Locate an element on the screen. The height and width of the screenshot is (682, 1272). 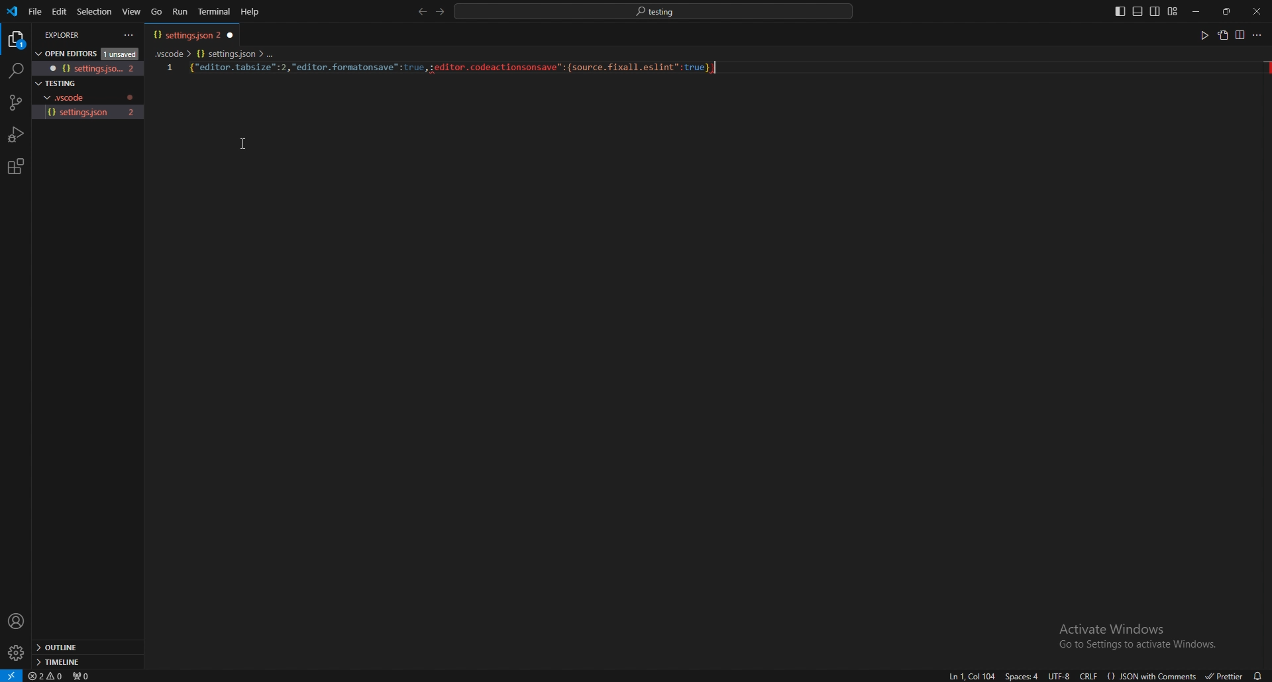
code is located at coordinates (447, 68).